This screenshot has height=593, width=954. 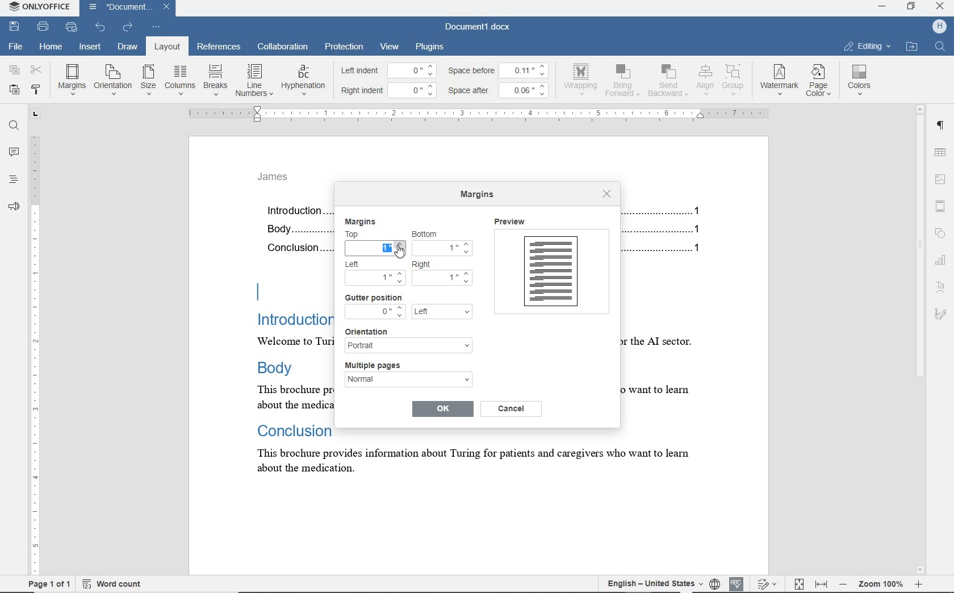 What do you see at coordinates (914, 46) in the screenshot?
I see `OPEN LINK LOCATION` at bounding box center [914, 46].